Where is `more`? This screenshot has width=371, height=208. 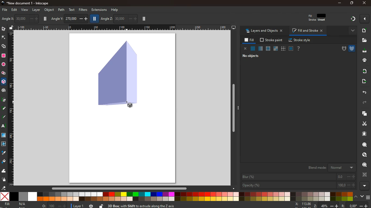
more is located at coordinates (364, 19).